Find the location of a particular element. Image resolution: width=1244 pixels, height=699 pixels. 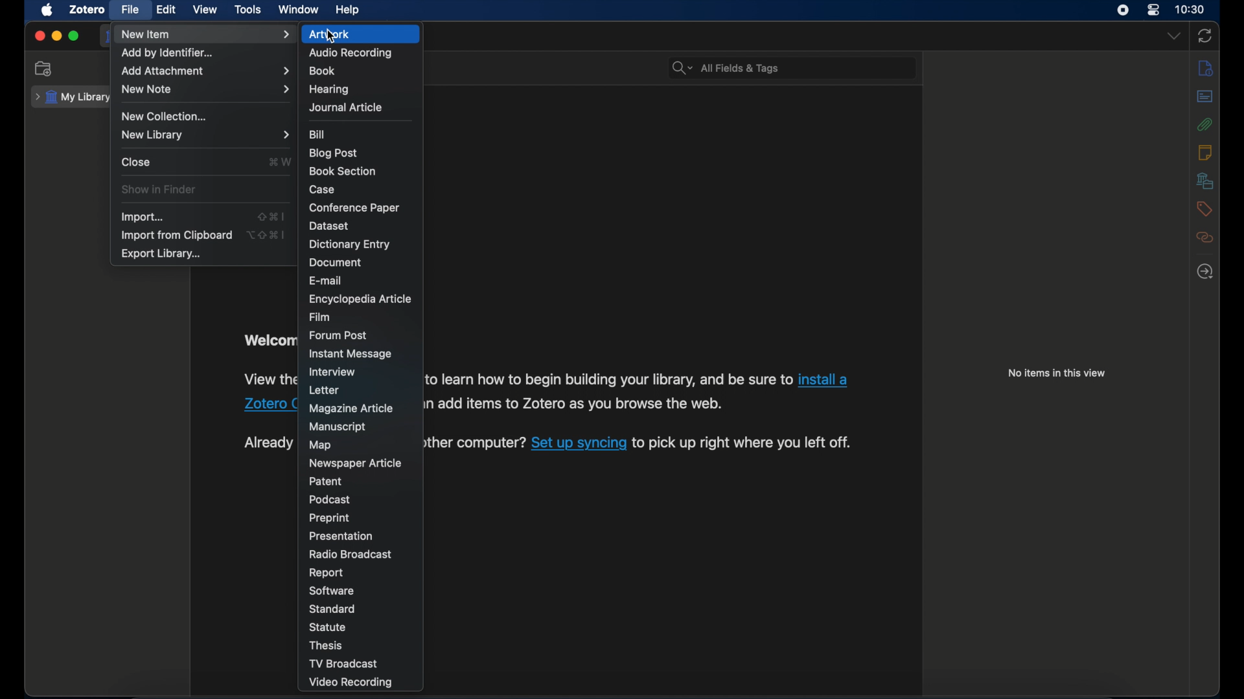

obscure text is located at coordinates (268, 338).